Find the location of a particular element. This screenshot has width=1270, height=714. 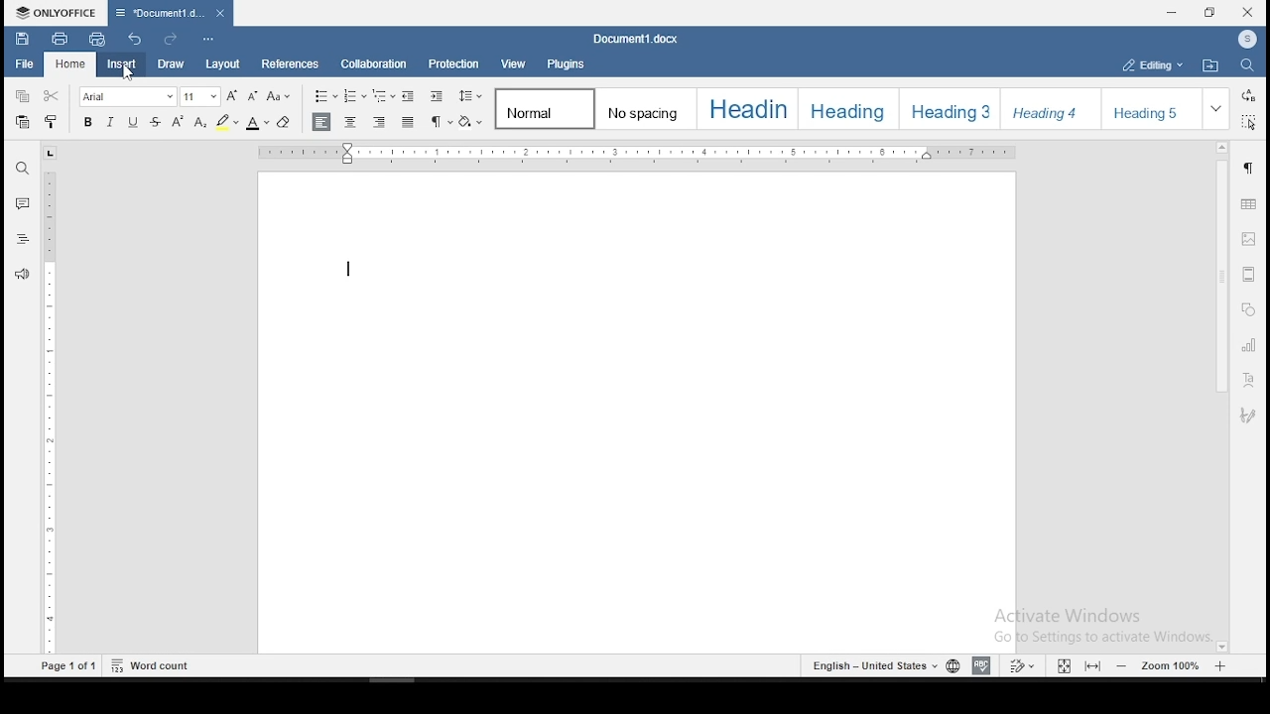

quick print is located at coordinates (97, 39).